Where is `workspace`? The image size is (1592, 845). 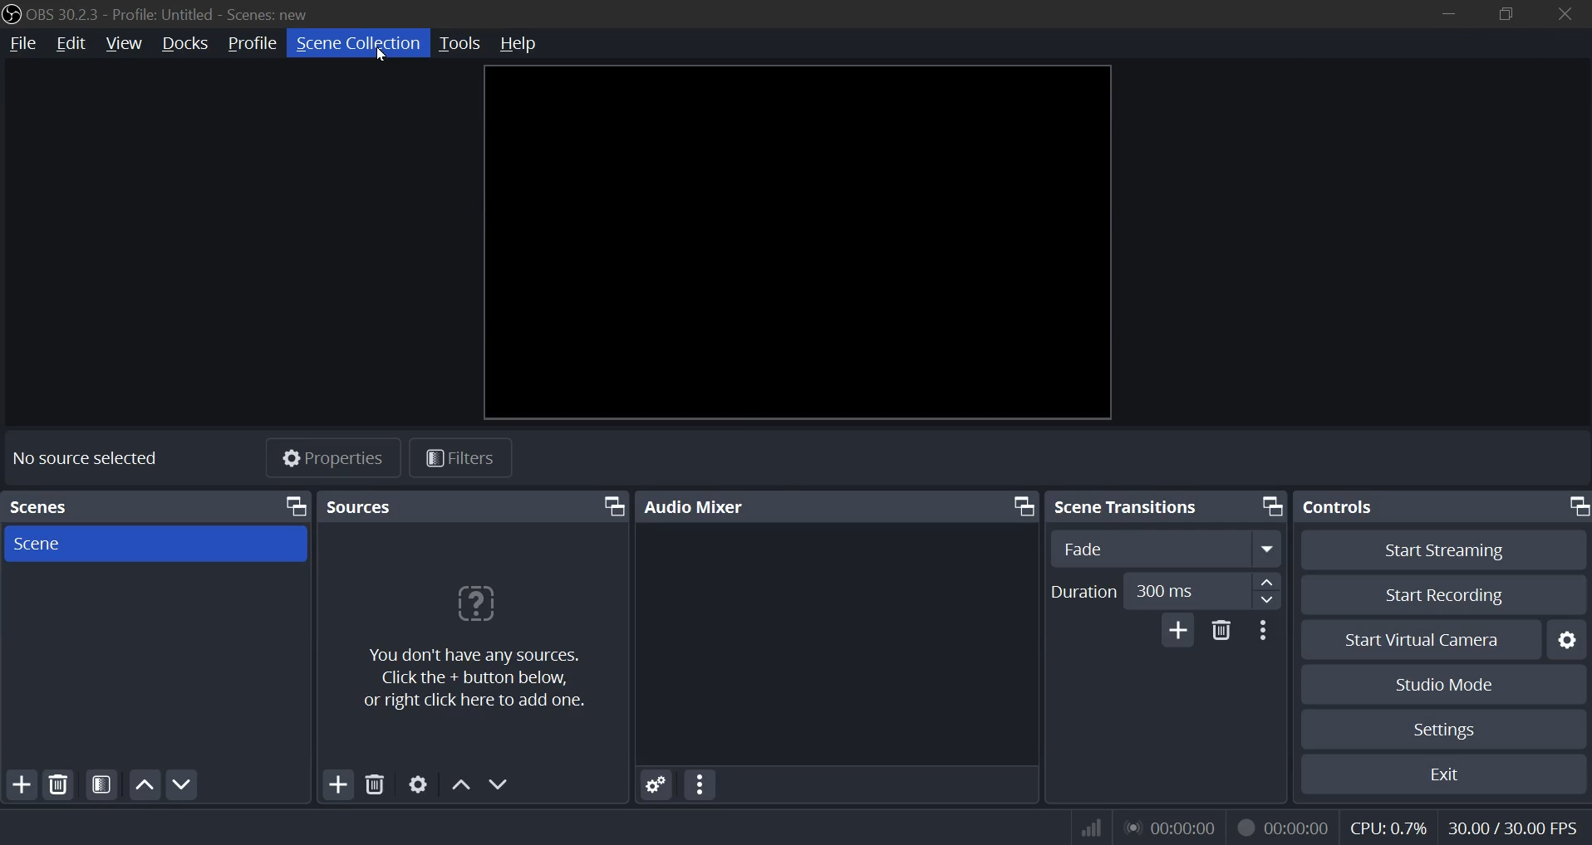
workspace is located at coordinates (796, 242).